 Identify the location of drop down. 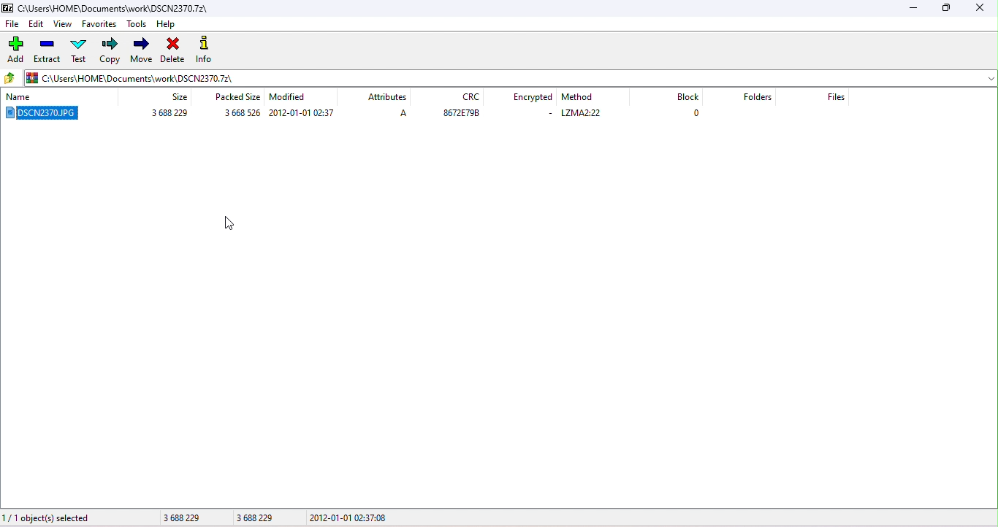
(990, 78).